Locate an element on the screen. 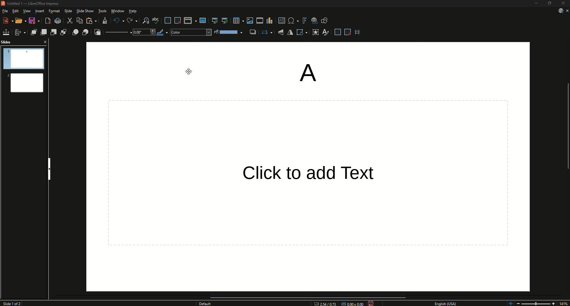  Send Backward is located at coordinates (53, 32).